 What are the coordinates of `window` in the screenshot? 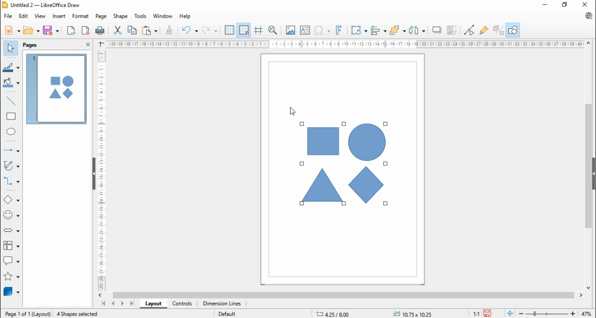 It's located at (163, 16).